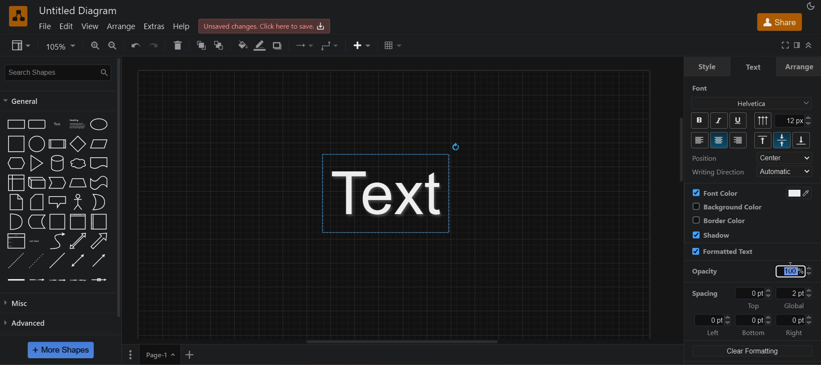 The width and height of the screenshot is (821, 365). Describe the element at coordinates (738, 120) in the screenshot. I see `underline` at that location.